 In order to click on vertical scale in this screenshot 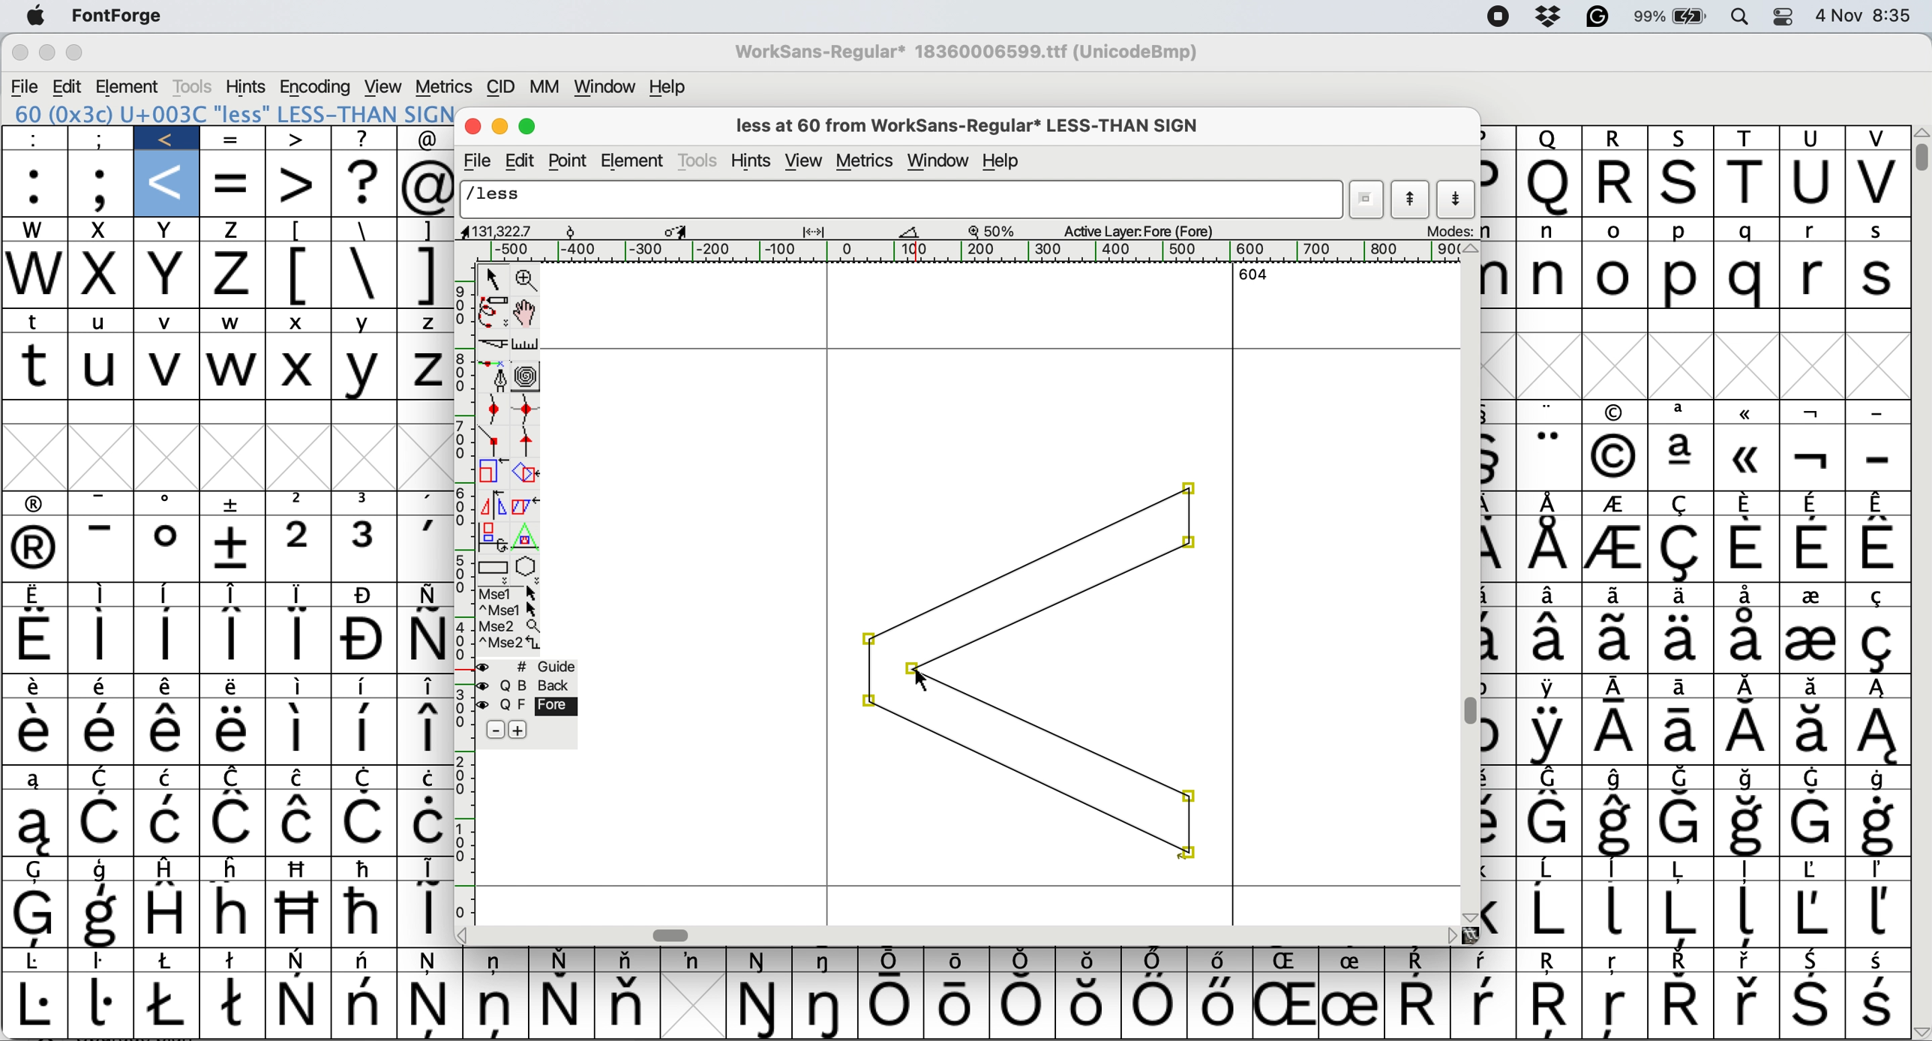, I will do `click(463, 597)`.